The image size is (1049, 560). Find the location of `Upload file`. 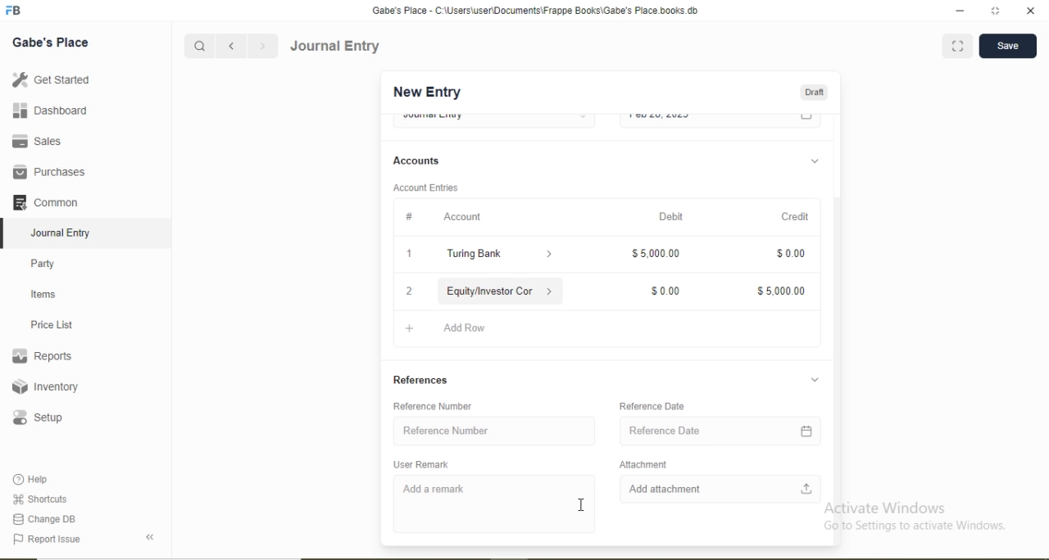

Upload file is located at coordinates (807, 488).